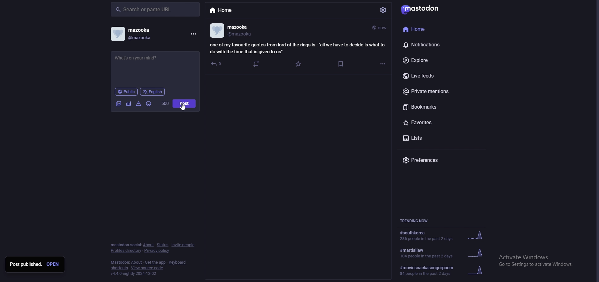 The image size is (599, 282). What do you see at coordinates (193, 34) in the screenshot?
I see `menu` at bounding box center [193, 34].